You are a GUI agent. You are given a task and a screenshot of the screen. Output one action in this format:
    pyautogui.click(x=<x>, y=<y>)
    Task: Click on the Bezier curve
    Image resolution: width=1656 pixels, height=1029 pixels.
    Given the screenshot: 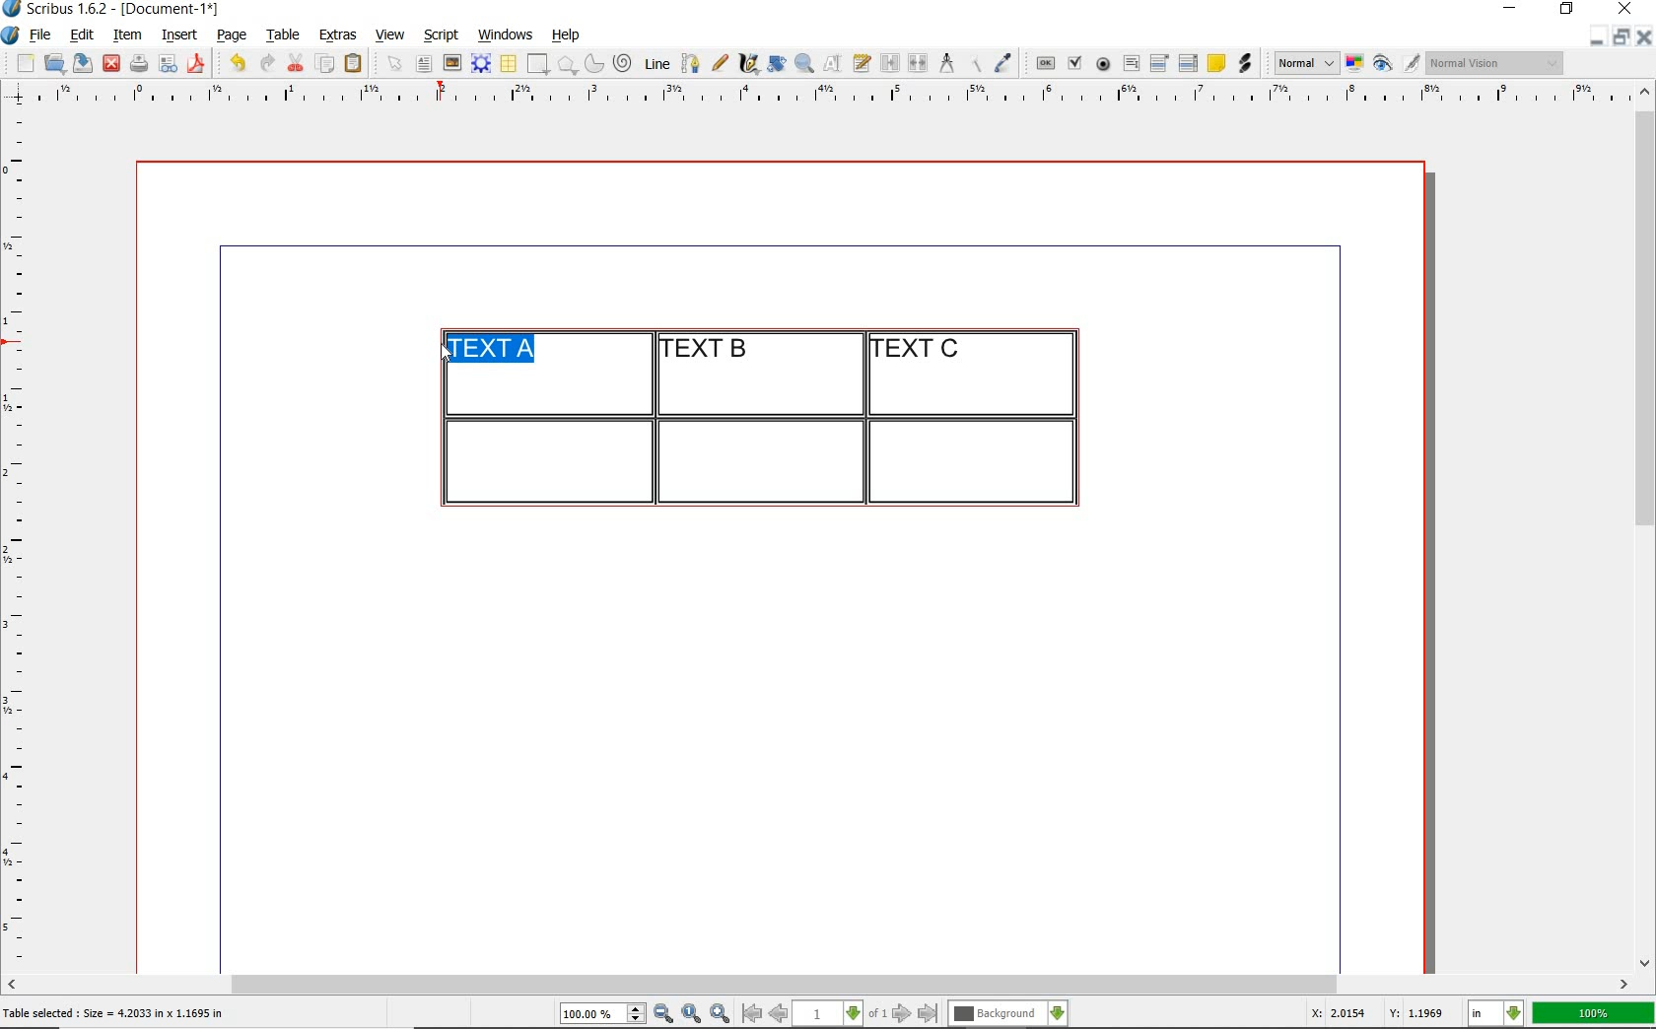 What is the action you would take?
    pyautogui.click(x=689, y=63)
    